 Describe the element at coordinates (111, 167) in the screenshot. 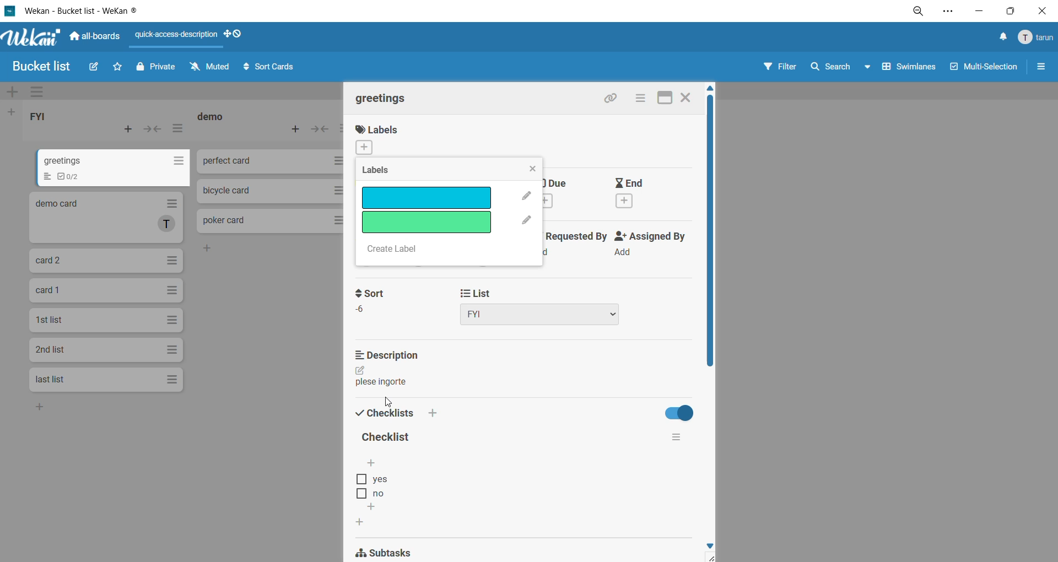

I see `greetings` at that location.